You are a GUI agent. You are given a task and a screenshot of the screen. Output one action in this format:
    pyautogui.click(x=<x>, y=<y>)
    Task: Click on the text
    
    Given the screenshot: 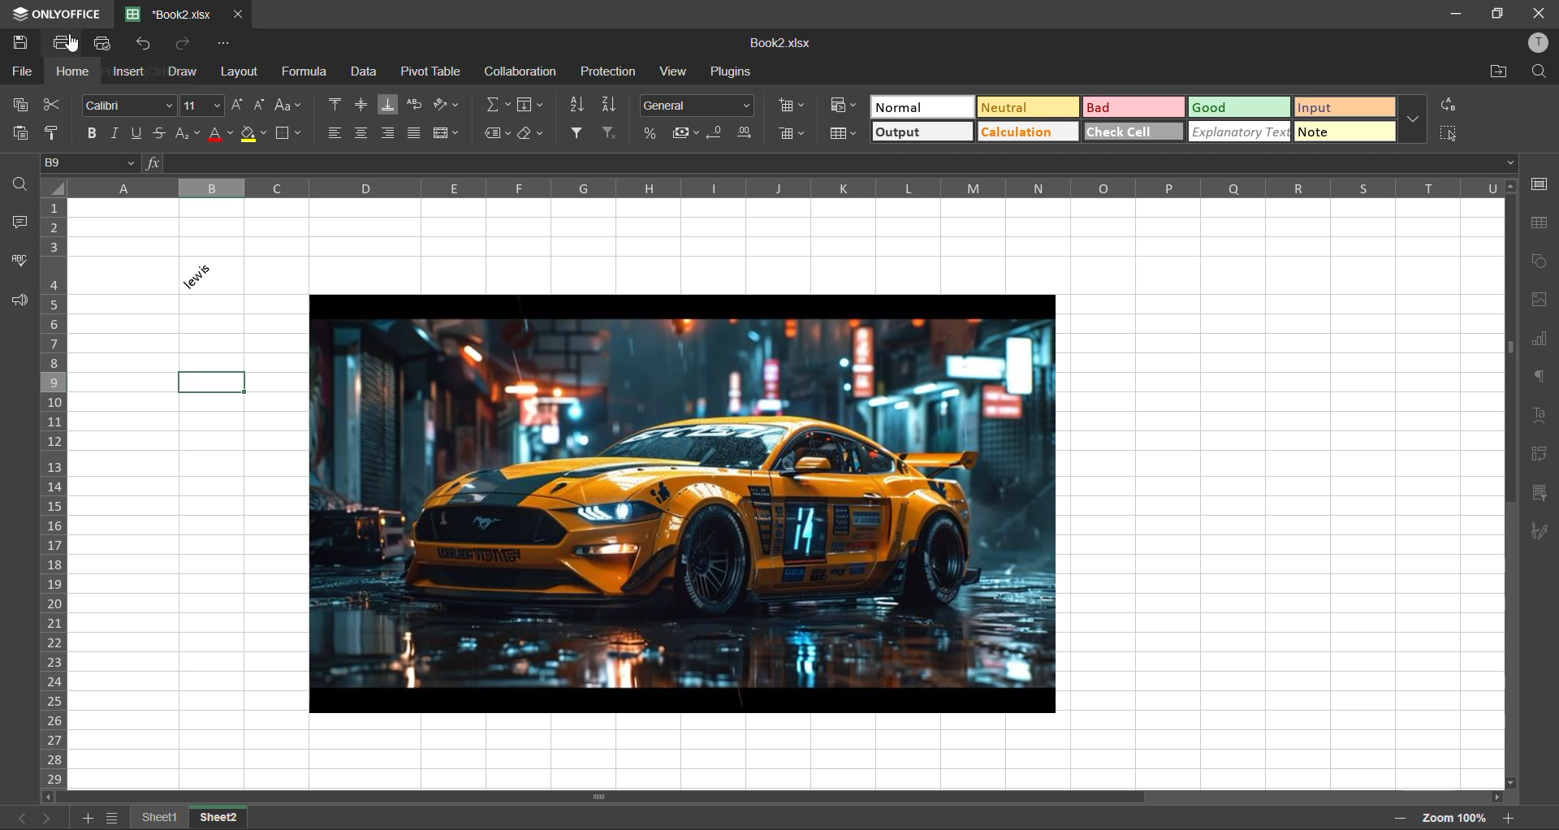 What is the action you would take?
    pyautogui.click(x=1540, y=416)
    